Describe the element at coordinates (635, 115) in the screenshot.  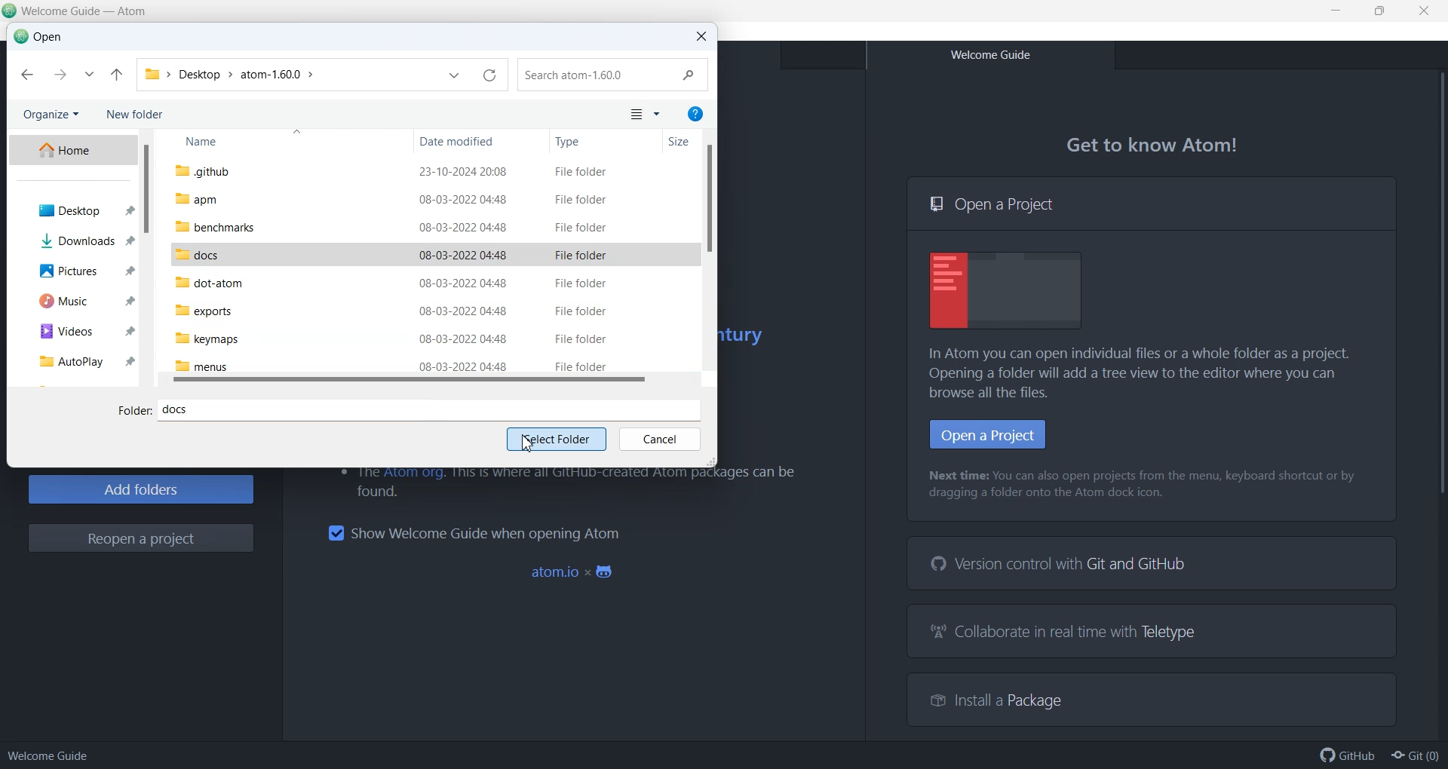
I see `Change your view` at that location.